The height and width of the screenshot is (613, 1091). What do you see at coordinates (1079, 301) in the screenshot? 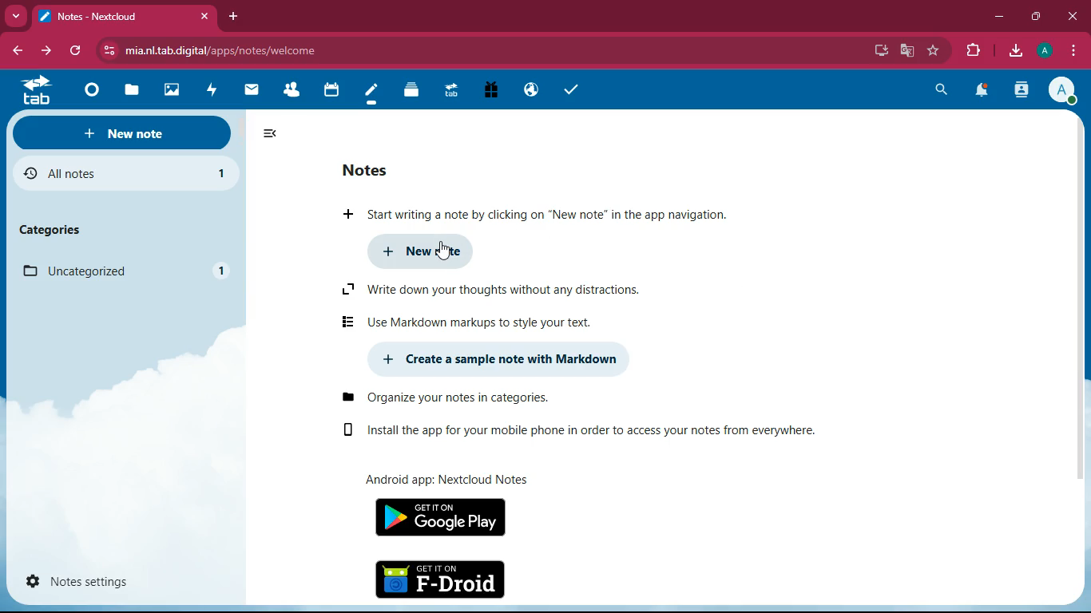
I see `scroll bar` at bounding box center [1079, 301].